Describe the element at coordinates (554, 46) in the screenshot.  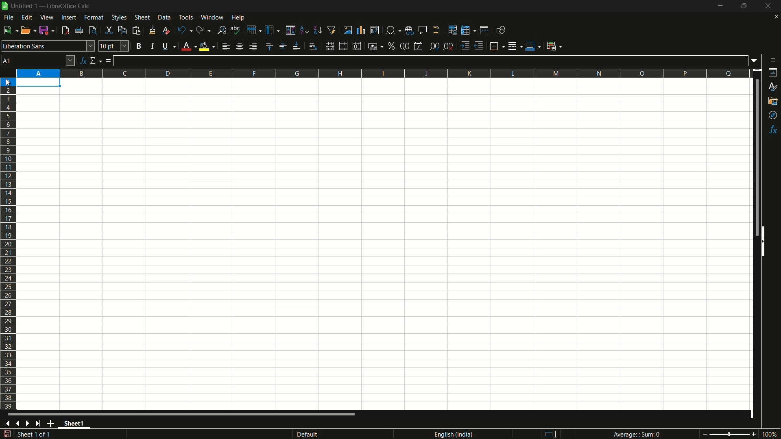
I see `conditional formatting` at that location.